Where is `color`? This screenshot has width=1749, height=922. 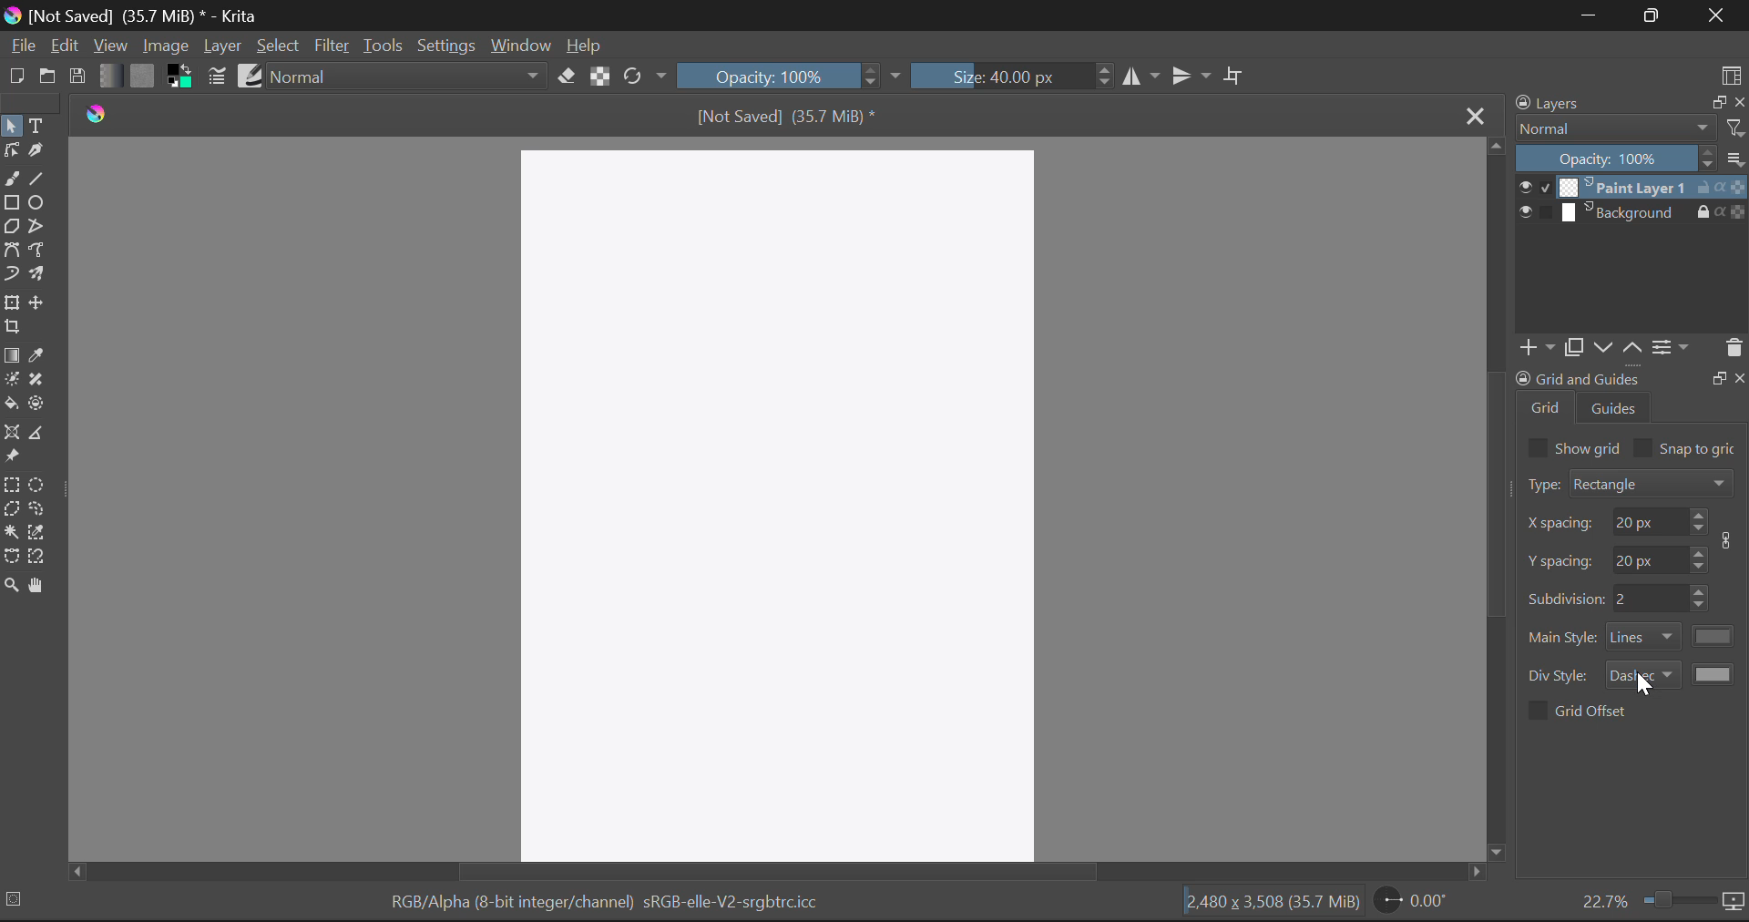
color is located at coordinates (1715, 673).